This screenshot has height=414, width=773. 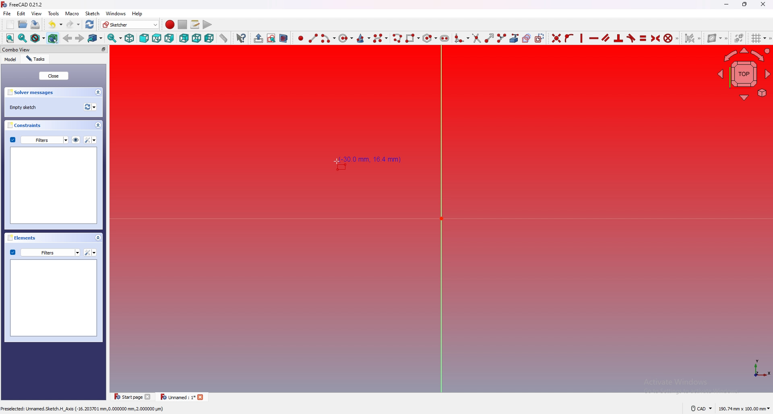 I want to click on top, so click(x=157, y=38).